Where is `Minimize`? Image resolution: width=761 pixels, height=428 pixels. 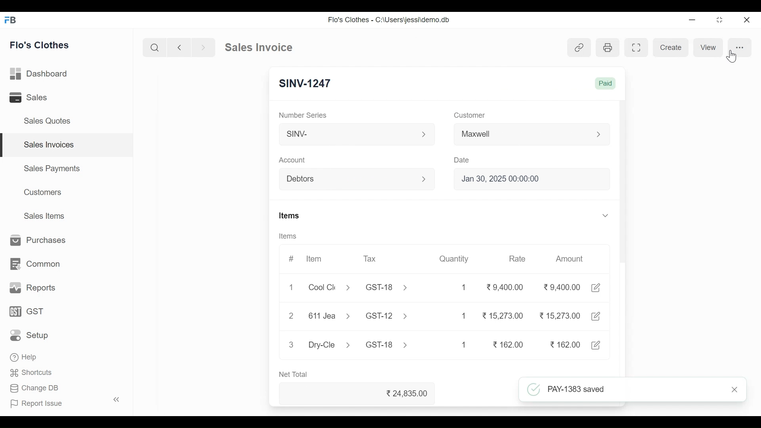
Minimize is located at coordinates (692, 21).